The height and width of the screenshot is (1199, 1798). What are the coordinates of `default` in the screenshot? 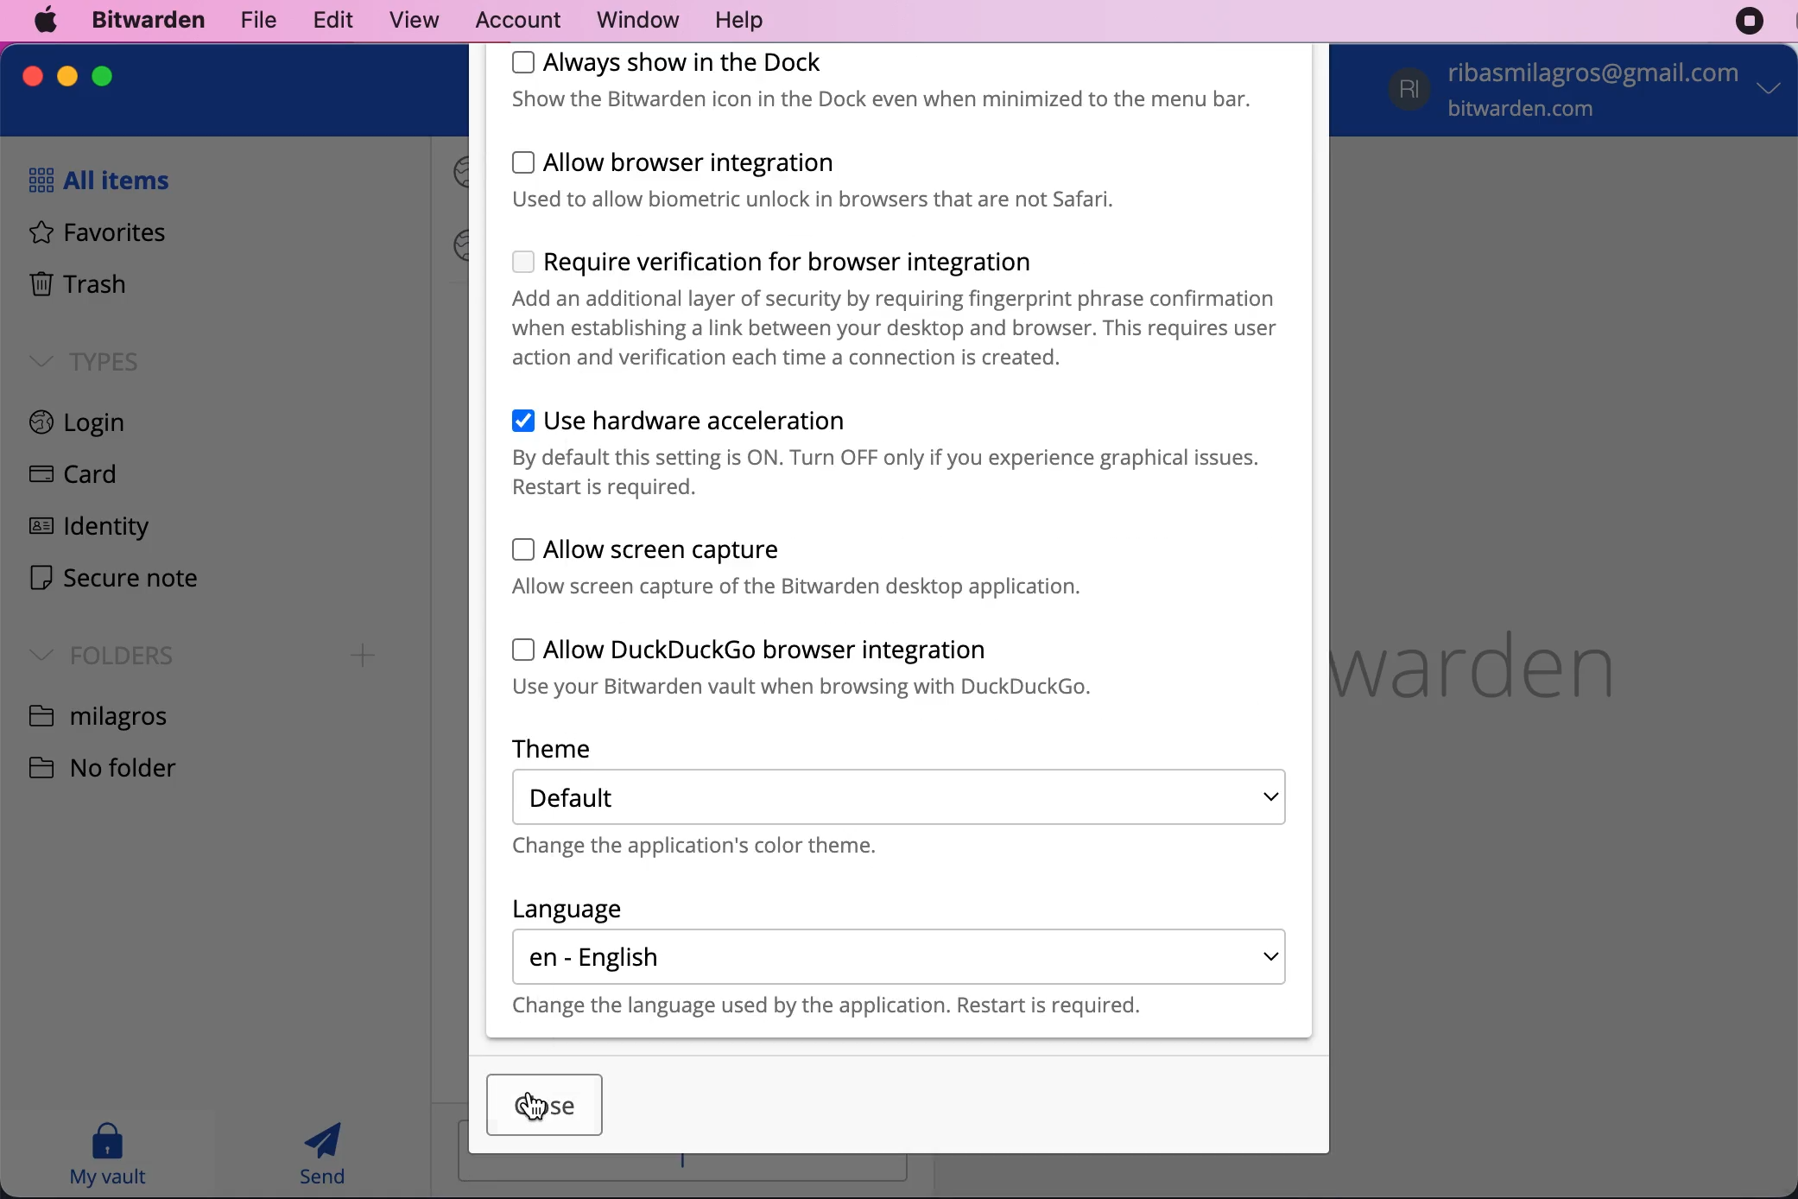 It's located at (900, 796).